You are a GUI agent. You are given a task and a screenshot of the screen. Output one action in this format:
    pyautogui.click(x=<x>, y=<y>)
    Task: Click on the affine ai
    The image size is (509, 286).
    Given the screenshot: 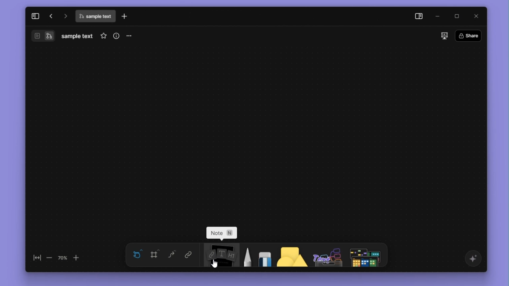 What is the action you would take?
    pyautogui.click(x=472, y=259)
    